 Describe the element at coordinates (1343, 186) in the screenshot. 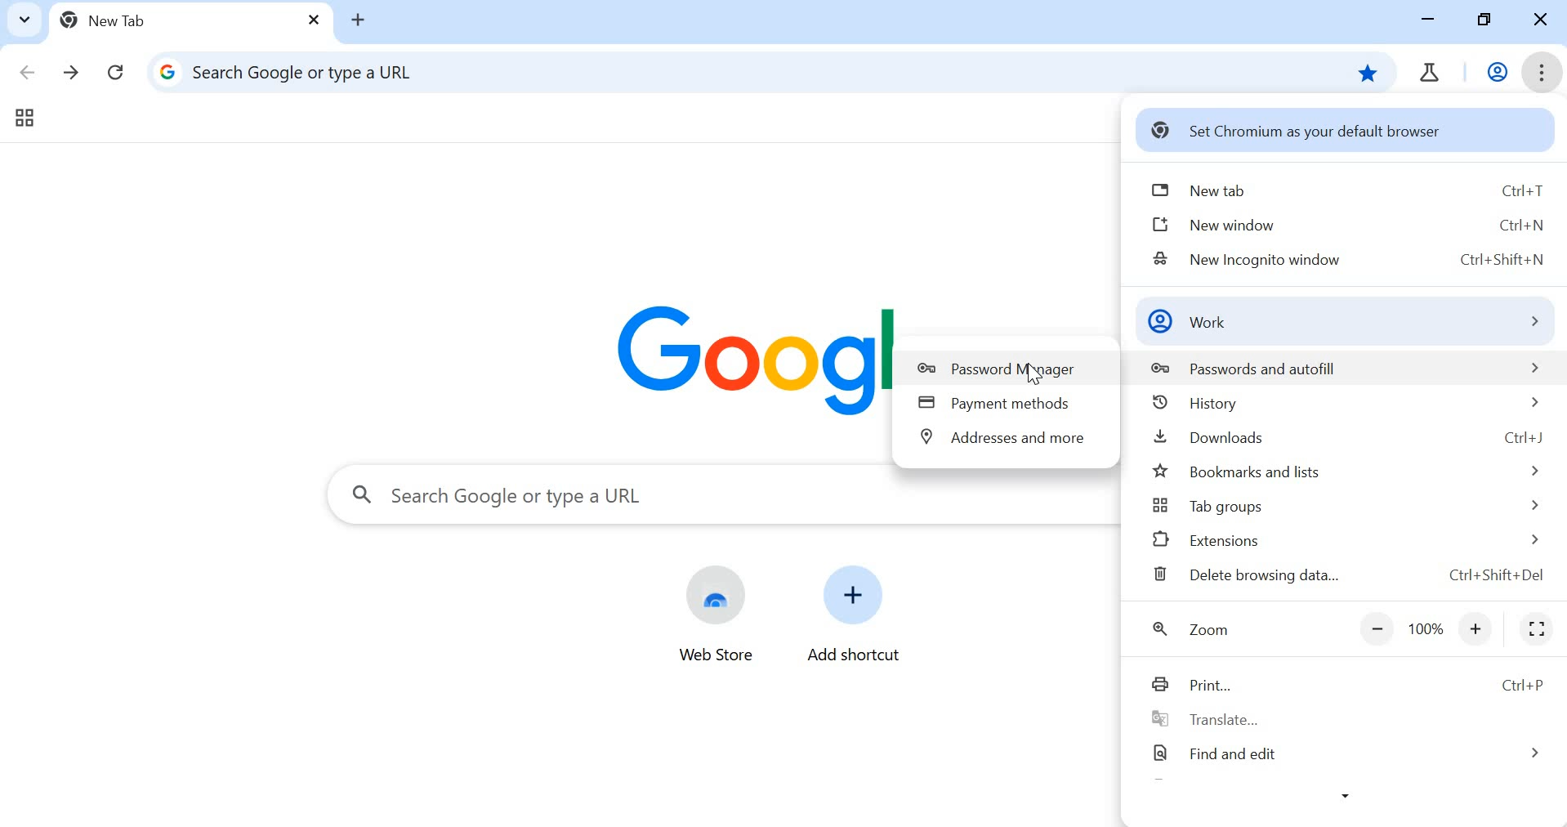

I see `new tab` at that location.